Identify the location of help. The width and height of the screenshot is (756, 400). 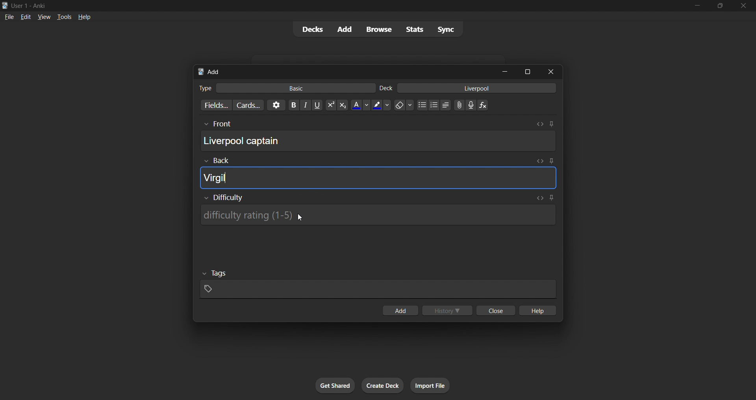
(537, 310).